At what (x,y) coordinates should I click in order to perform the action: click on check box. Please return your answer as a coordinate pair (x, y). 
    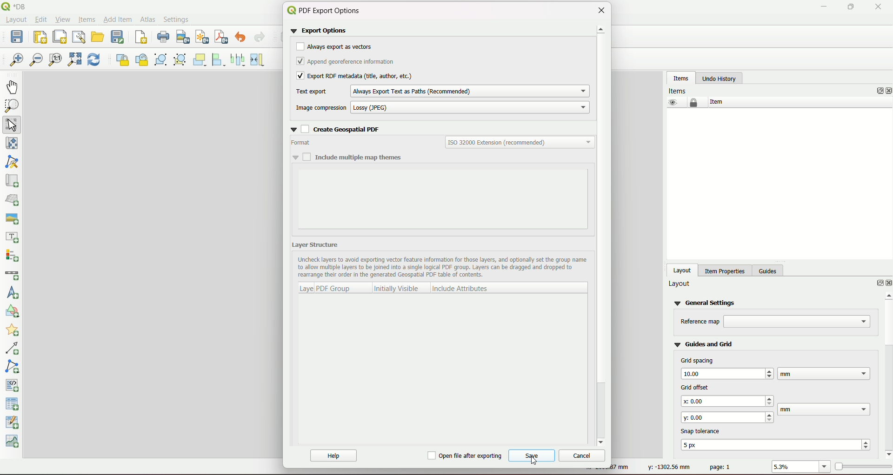
    Looking at the image, I should click on (299, 61).